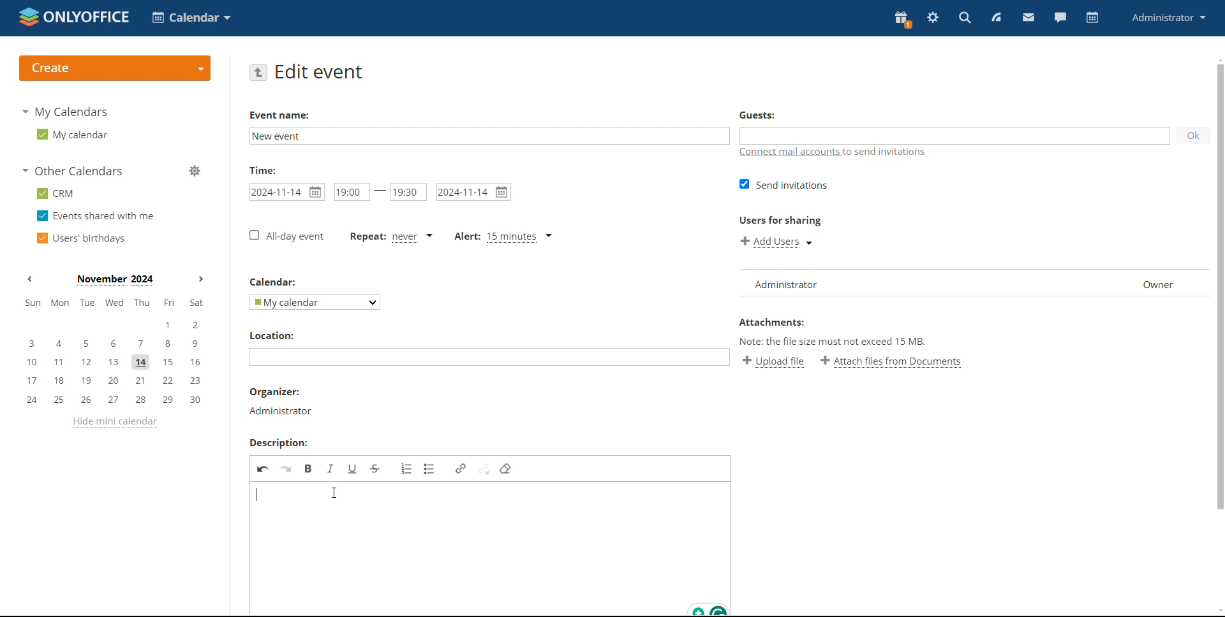 Image resolution: width=1225 pixels, height=617 pixels. Describe the element at coordinates (1169, 17) in the screenshot. I see `profile` at that location.